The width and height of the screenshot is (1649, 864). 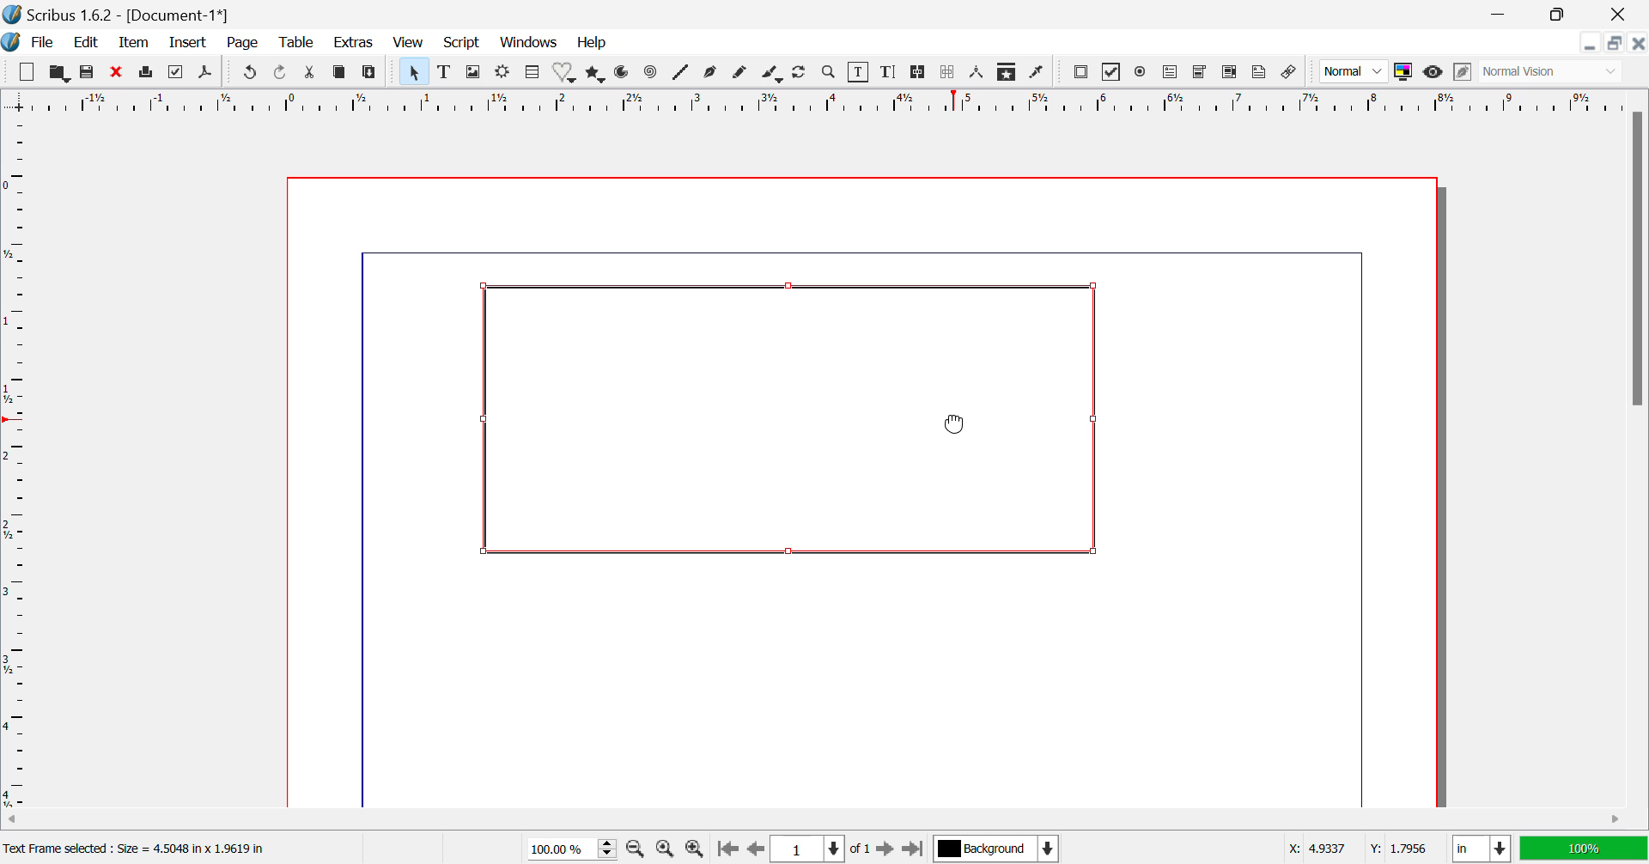 What do you see at coordinates (567, 75) in the screenshot?
I see `Shapes` at bounding box center [567, 75].